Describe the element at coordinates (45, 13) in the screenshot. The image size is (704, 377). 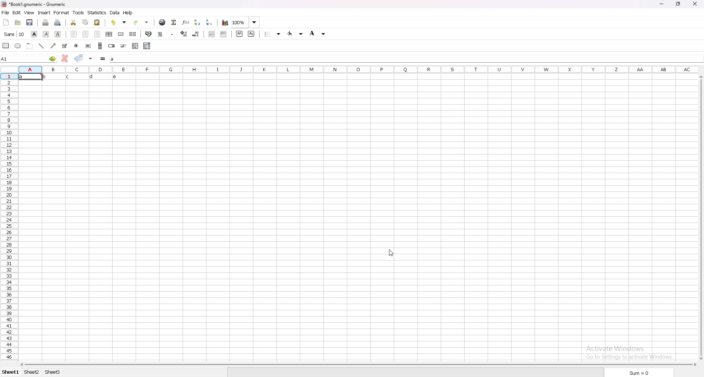
I see `insert` at that location.